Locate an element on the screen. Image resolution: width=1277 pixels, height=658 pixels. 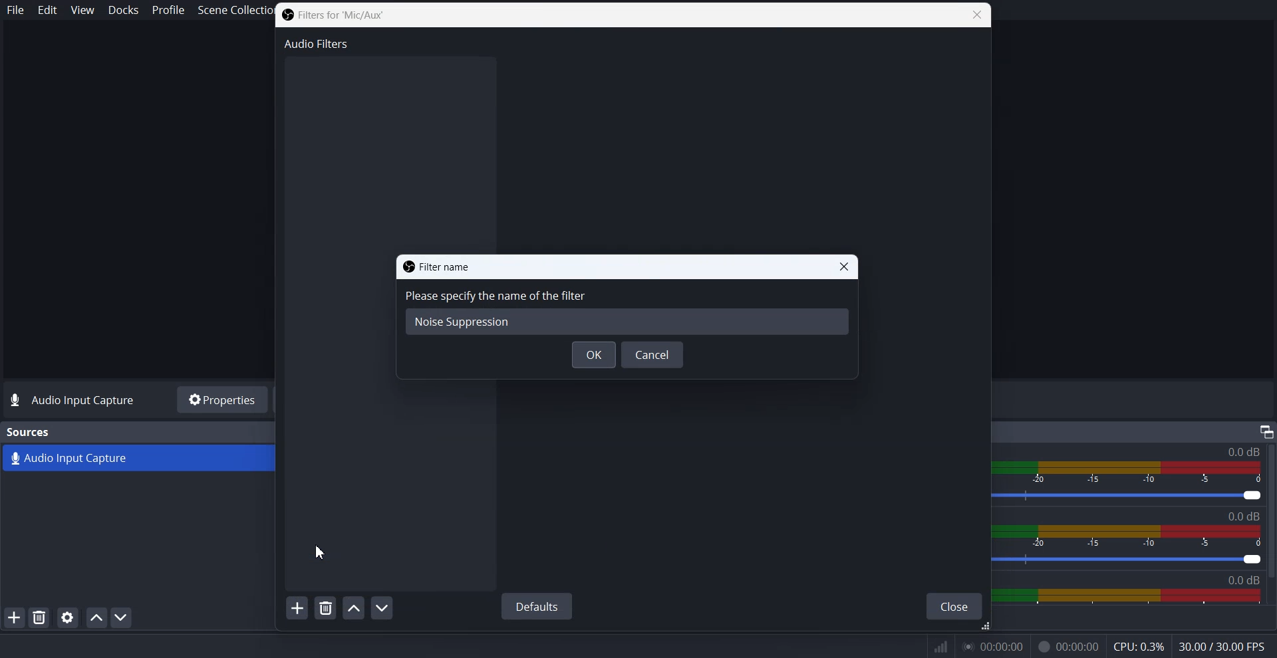
Audio Input capture is located at coordinates (1242, 452).